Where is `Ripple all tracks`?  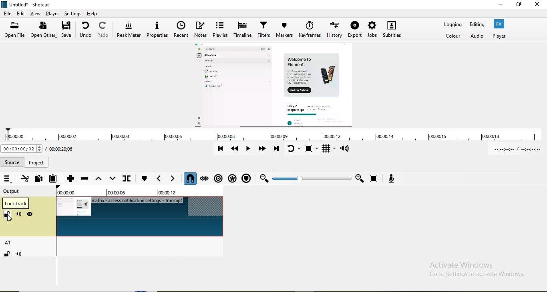 Ripple all tracks is located at coordinates (232, 178).